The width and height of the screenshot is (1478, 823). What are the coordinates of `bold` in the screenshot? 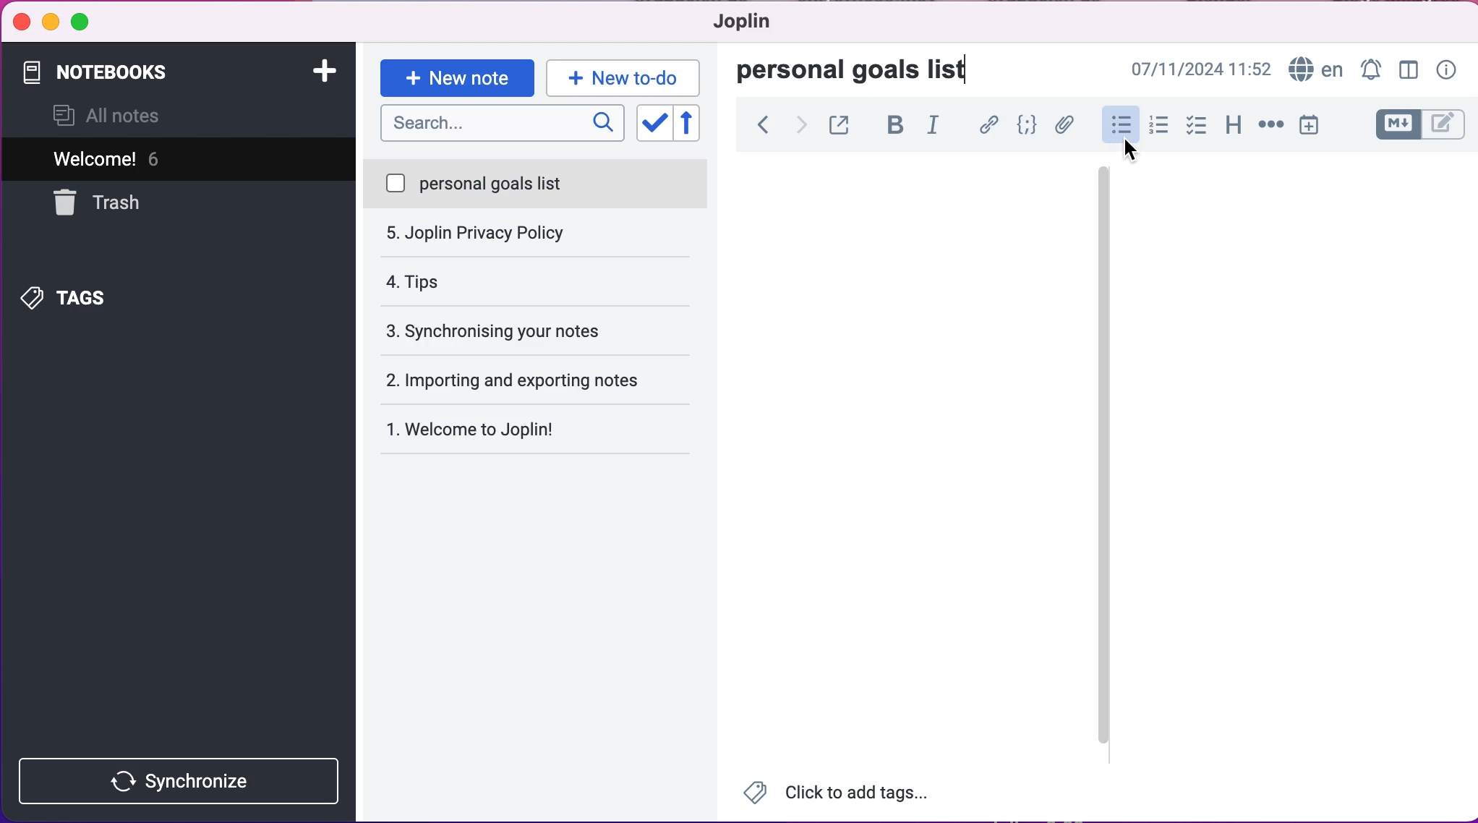 It's located at (892, 127).